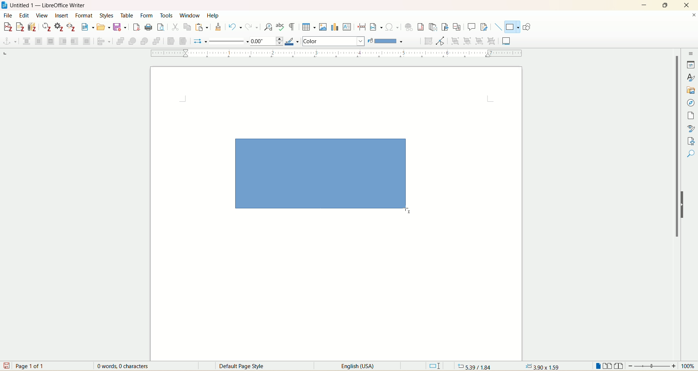 Image resolution: width=698 pixels, height=371 pixels. Describe the element at coordinates (333, 41) in the screenshot. I see `area style` at that location.